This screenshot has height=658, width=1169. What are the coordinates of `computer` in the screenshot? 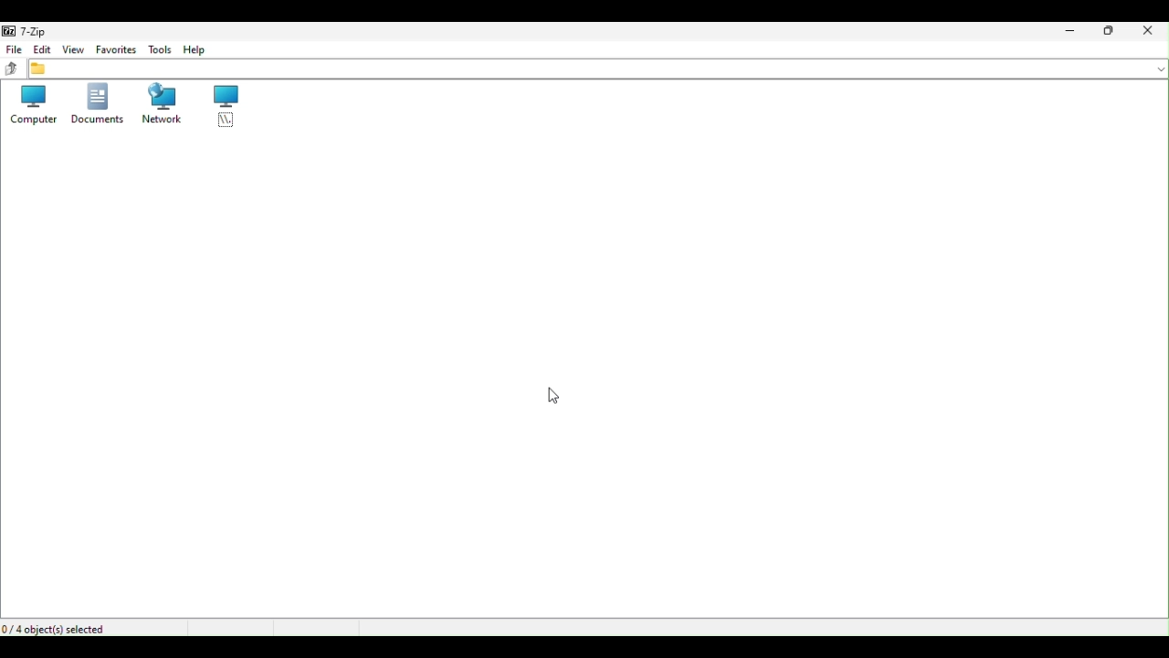 It's located at (33, 110).